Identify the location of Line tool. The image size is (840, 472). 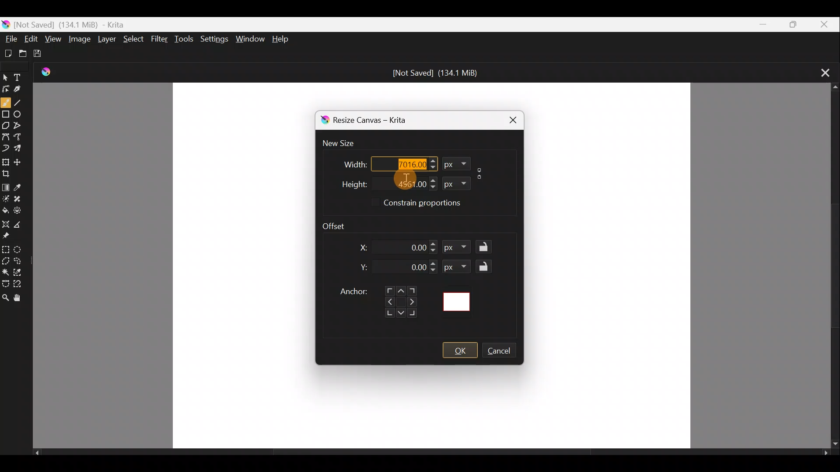
(20, 103).